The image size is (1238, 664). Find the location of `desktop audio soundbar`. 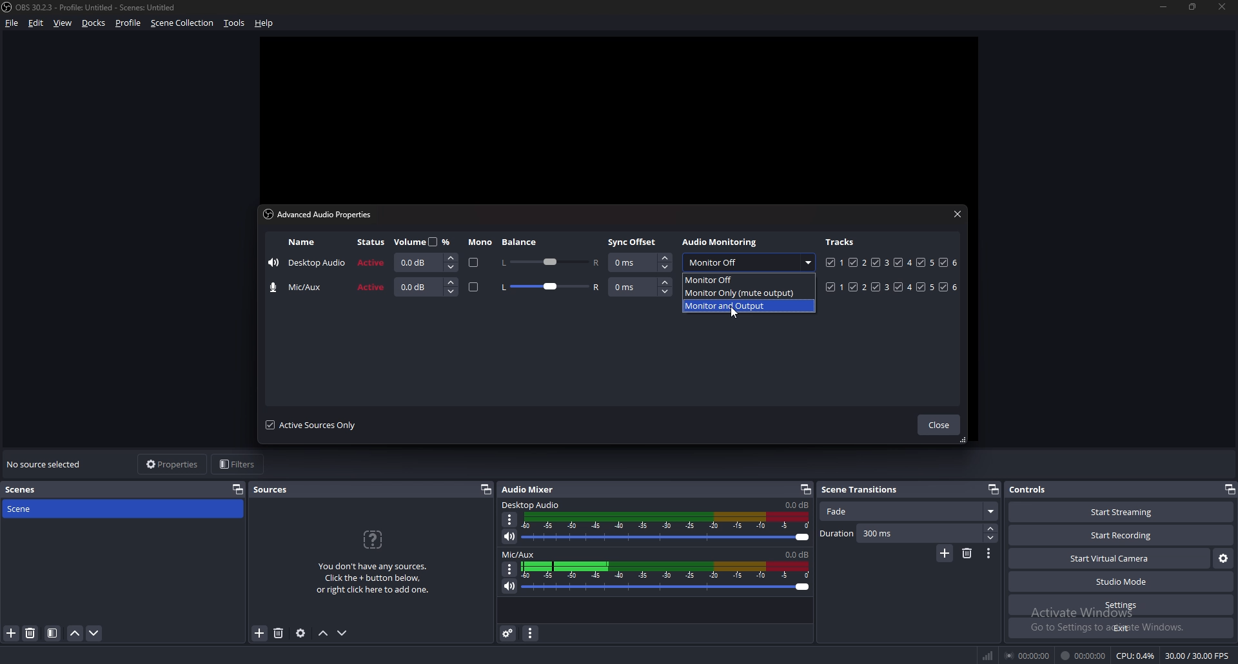

desktop audio soundbar is located at coordinates (669, 527).